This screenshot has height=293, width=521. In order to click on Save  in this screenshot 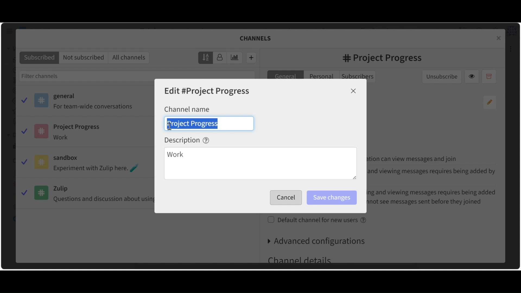, I will do `click(284, 198)`.